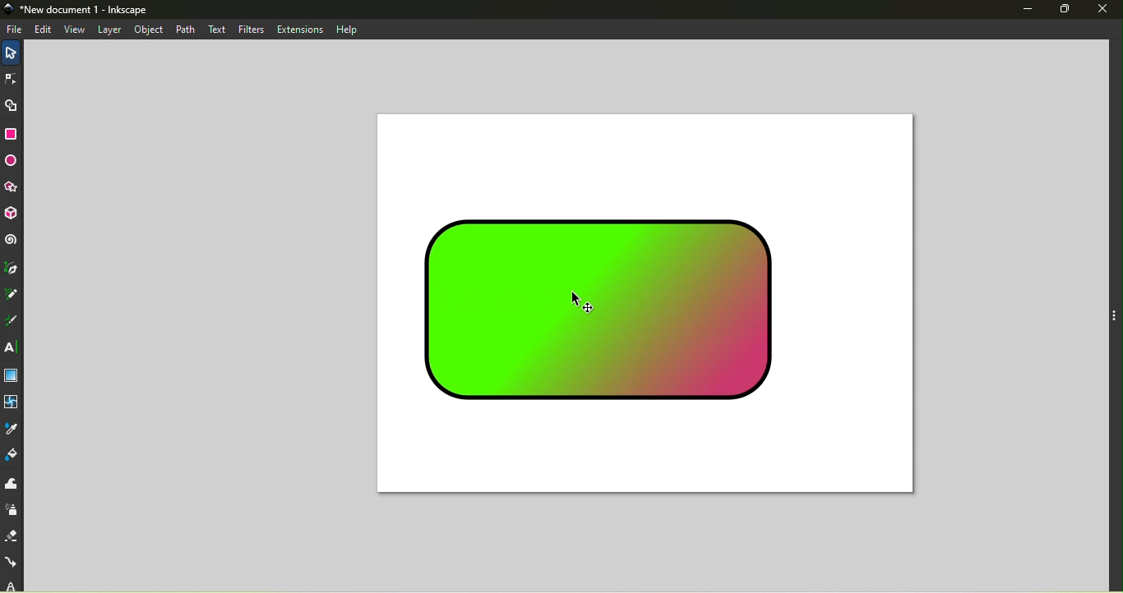 Image resolution: width=1123 pixels, height=593 pixels. Describe the element at coordinates (110, 30) in the screenshot. I see `Layer` at that location.